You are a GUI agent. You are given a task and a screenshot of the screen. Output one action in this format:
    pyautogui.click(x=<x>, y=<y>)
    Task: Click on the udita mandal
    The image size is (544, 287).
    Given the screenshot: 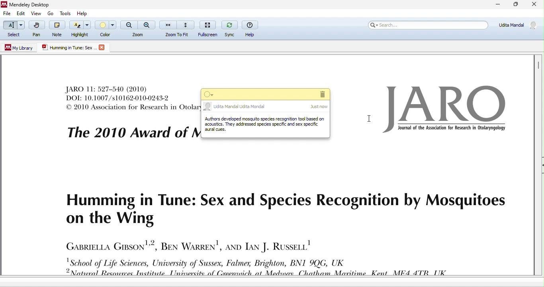 What is the action you would take?
    pyautogui.click(x=266, y=107)
    